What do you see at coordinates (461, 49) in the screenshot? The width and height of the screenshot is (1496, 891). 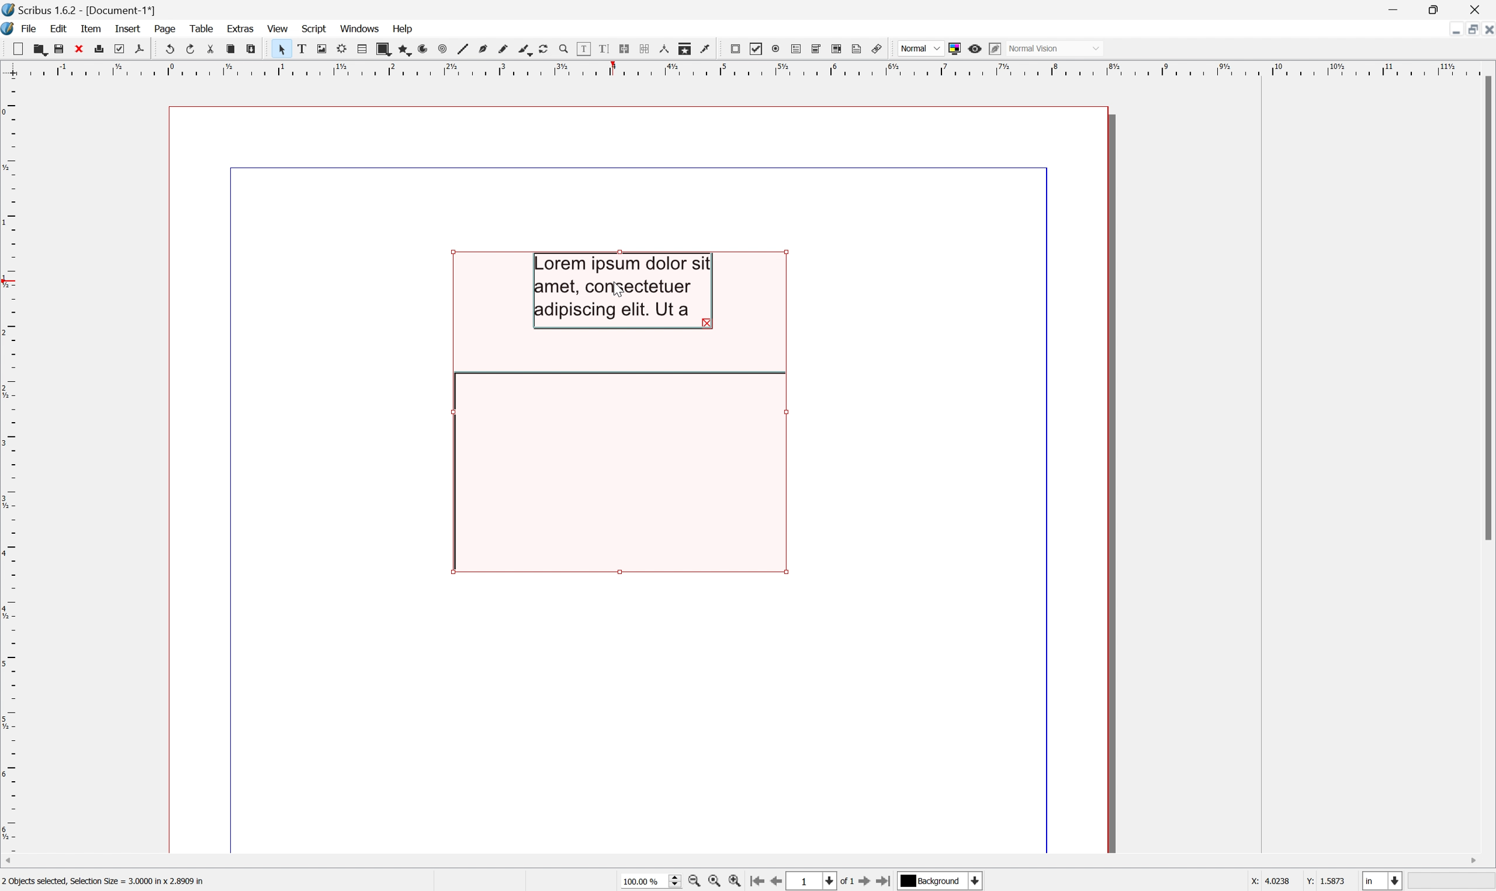 I see `Line` at bounding box center [461, 49].